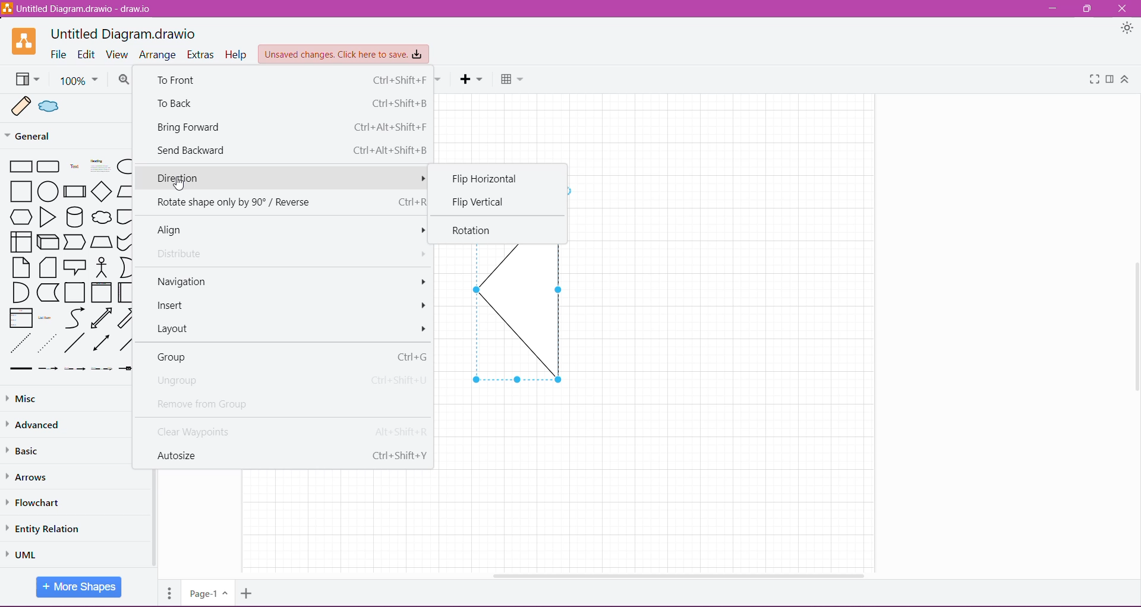  I want to click on Clear Waypoints Alt+Shift+R, so click(292, 434).